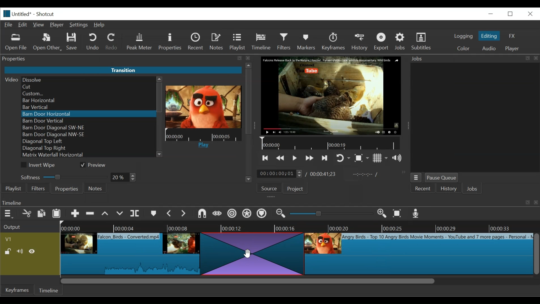 The image size is (540, 304). Describe the element at coordinates (247, 214) in the screenshot. I see `Ripple all tracks` at that location.